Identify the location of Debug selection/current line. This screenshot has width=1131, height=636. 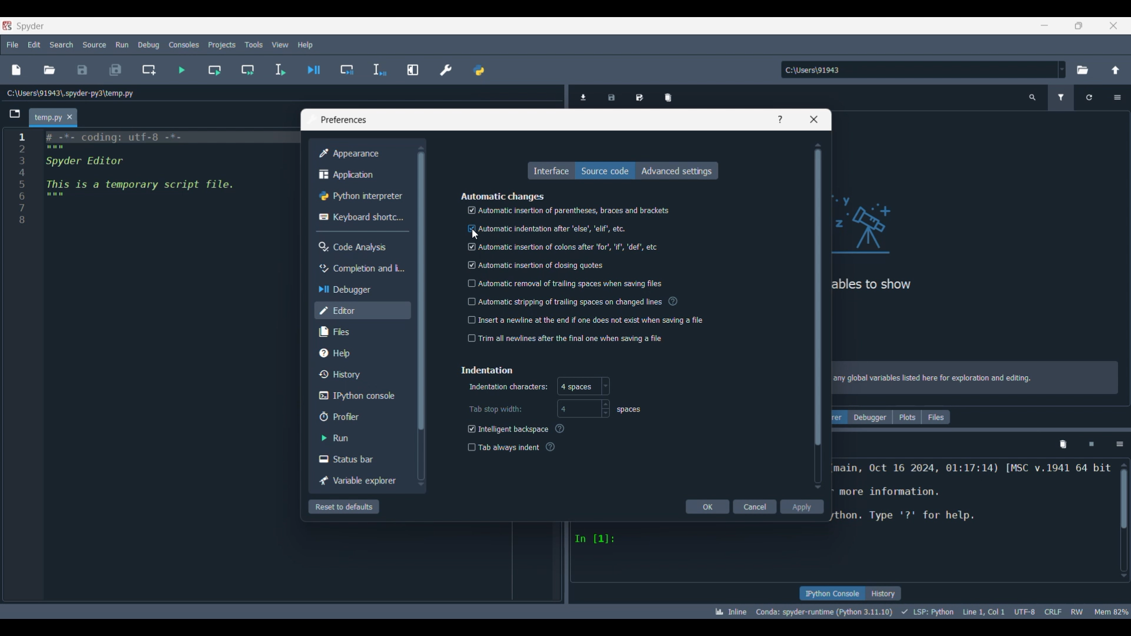
(379, 70).